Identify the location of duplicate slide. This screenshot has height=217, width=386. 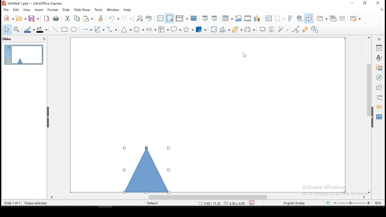
(333, 17).